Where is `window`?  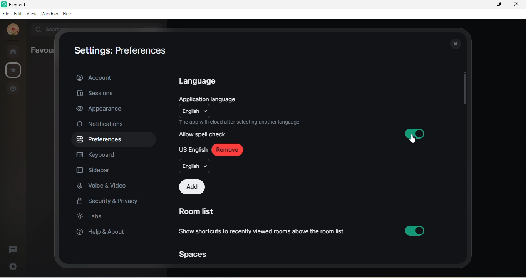
window is located at coordinates (50, 13).